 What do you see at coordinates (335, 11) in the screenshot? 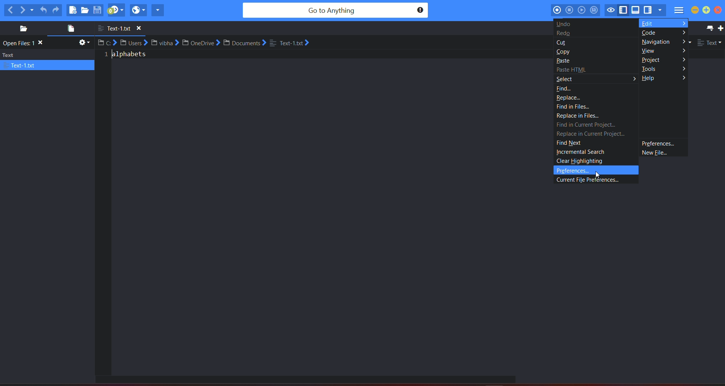
I see `search bar` at bounding box center [335, 11].